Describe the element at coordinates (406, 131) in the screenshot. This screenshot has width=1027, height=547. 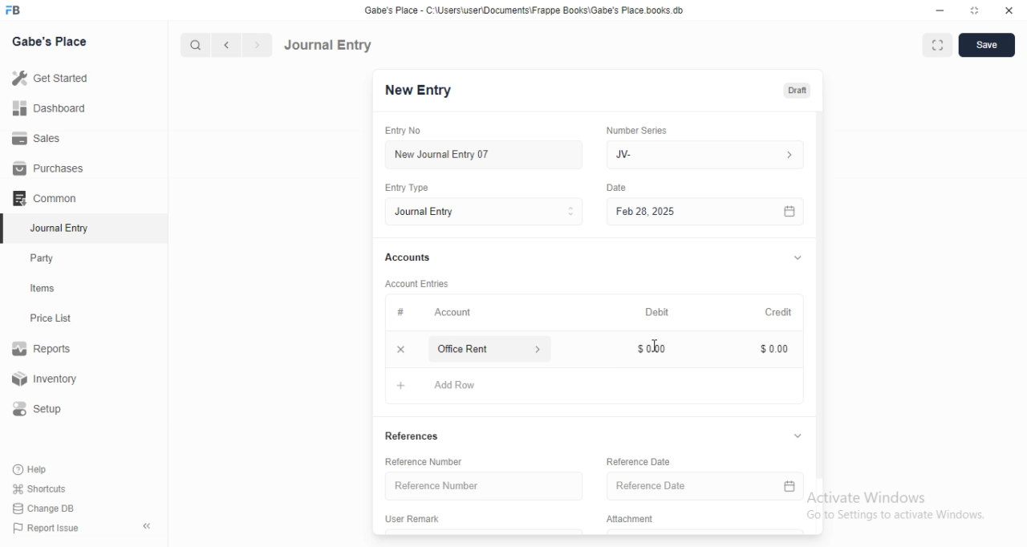
I see `Entry No` at that location.